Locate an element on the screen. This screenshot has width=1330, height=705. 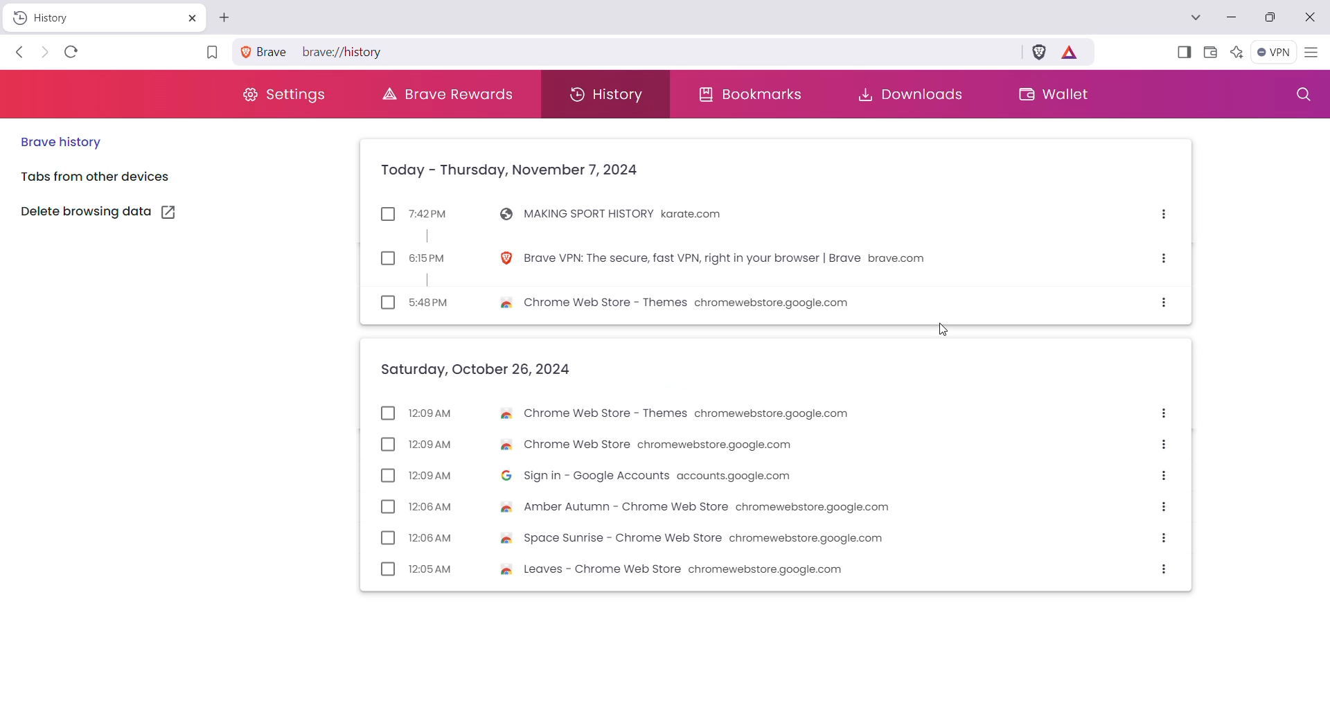
Brave Rewards is located at coordinates (445, 96).